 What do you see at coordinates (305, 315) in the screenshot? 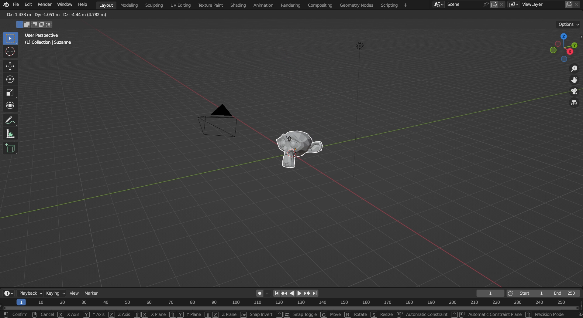
I see `snap toggle` at bounding box center [305, 315].